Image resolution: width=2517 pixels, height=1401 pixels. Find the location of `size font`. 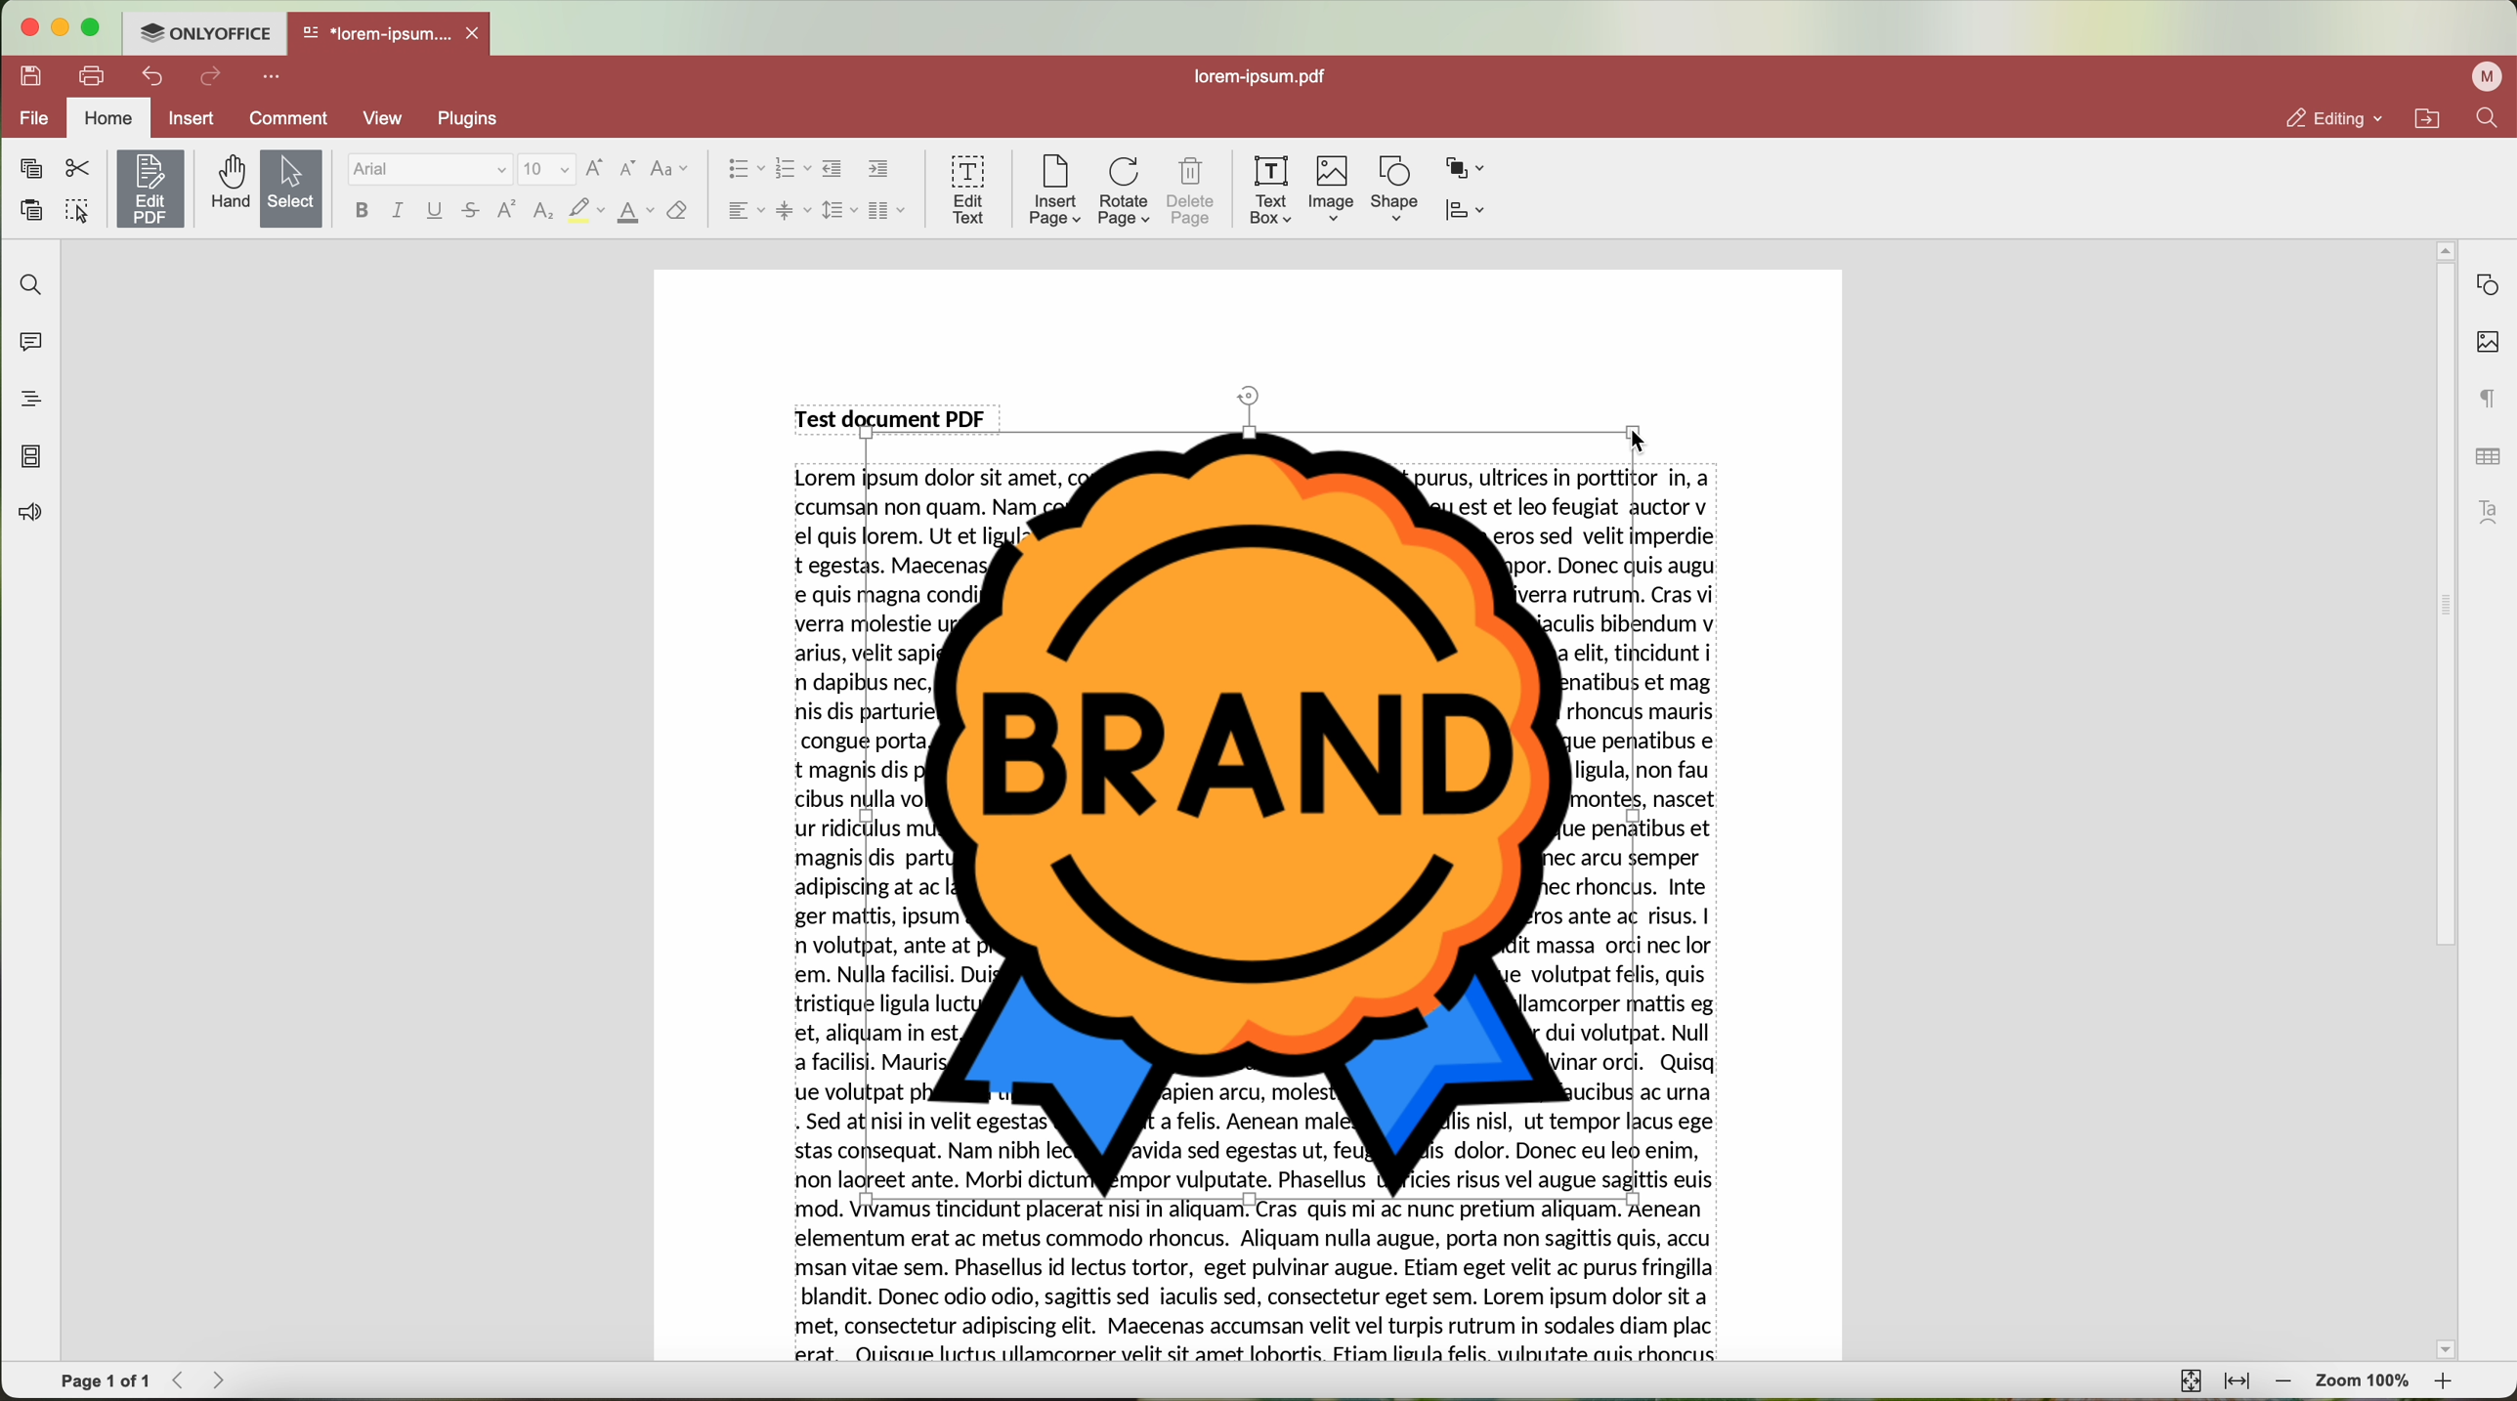

size font is located at coordinates (547, 170).